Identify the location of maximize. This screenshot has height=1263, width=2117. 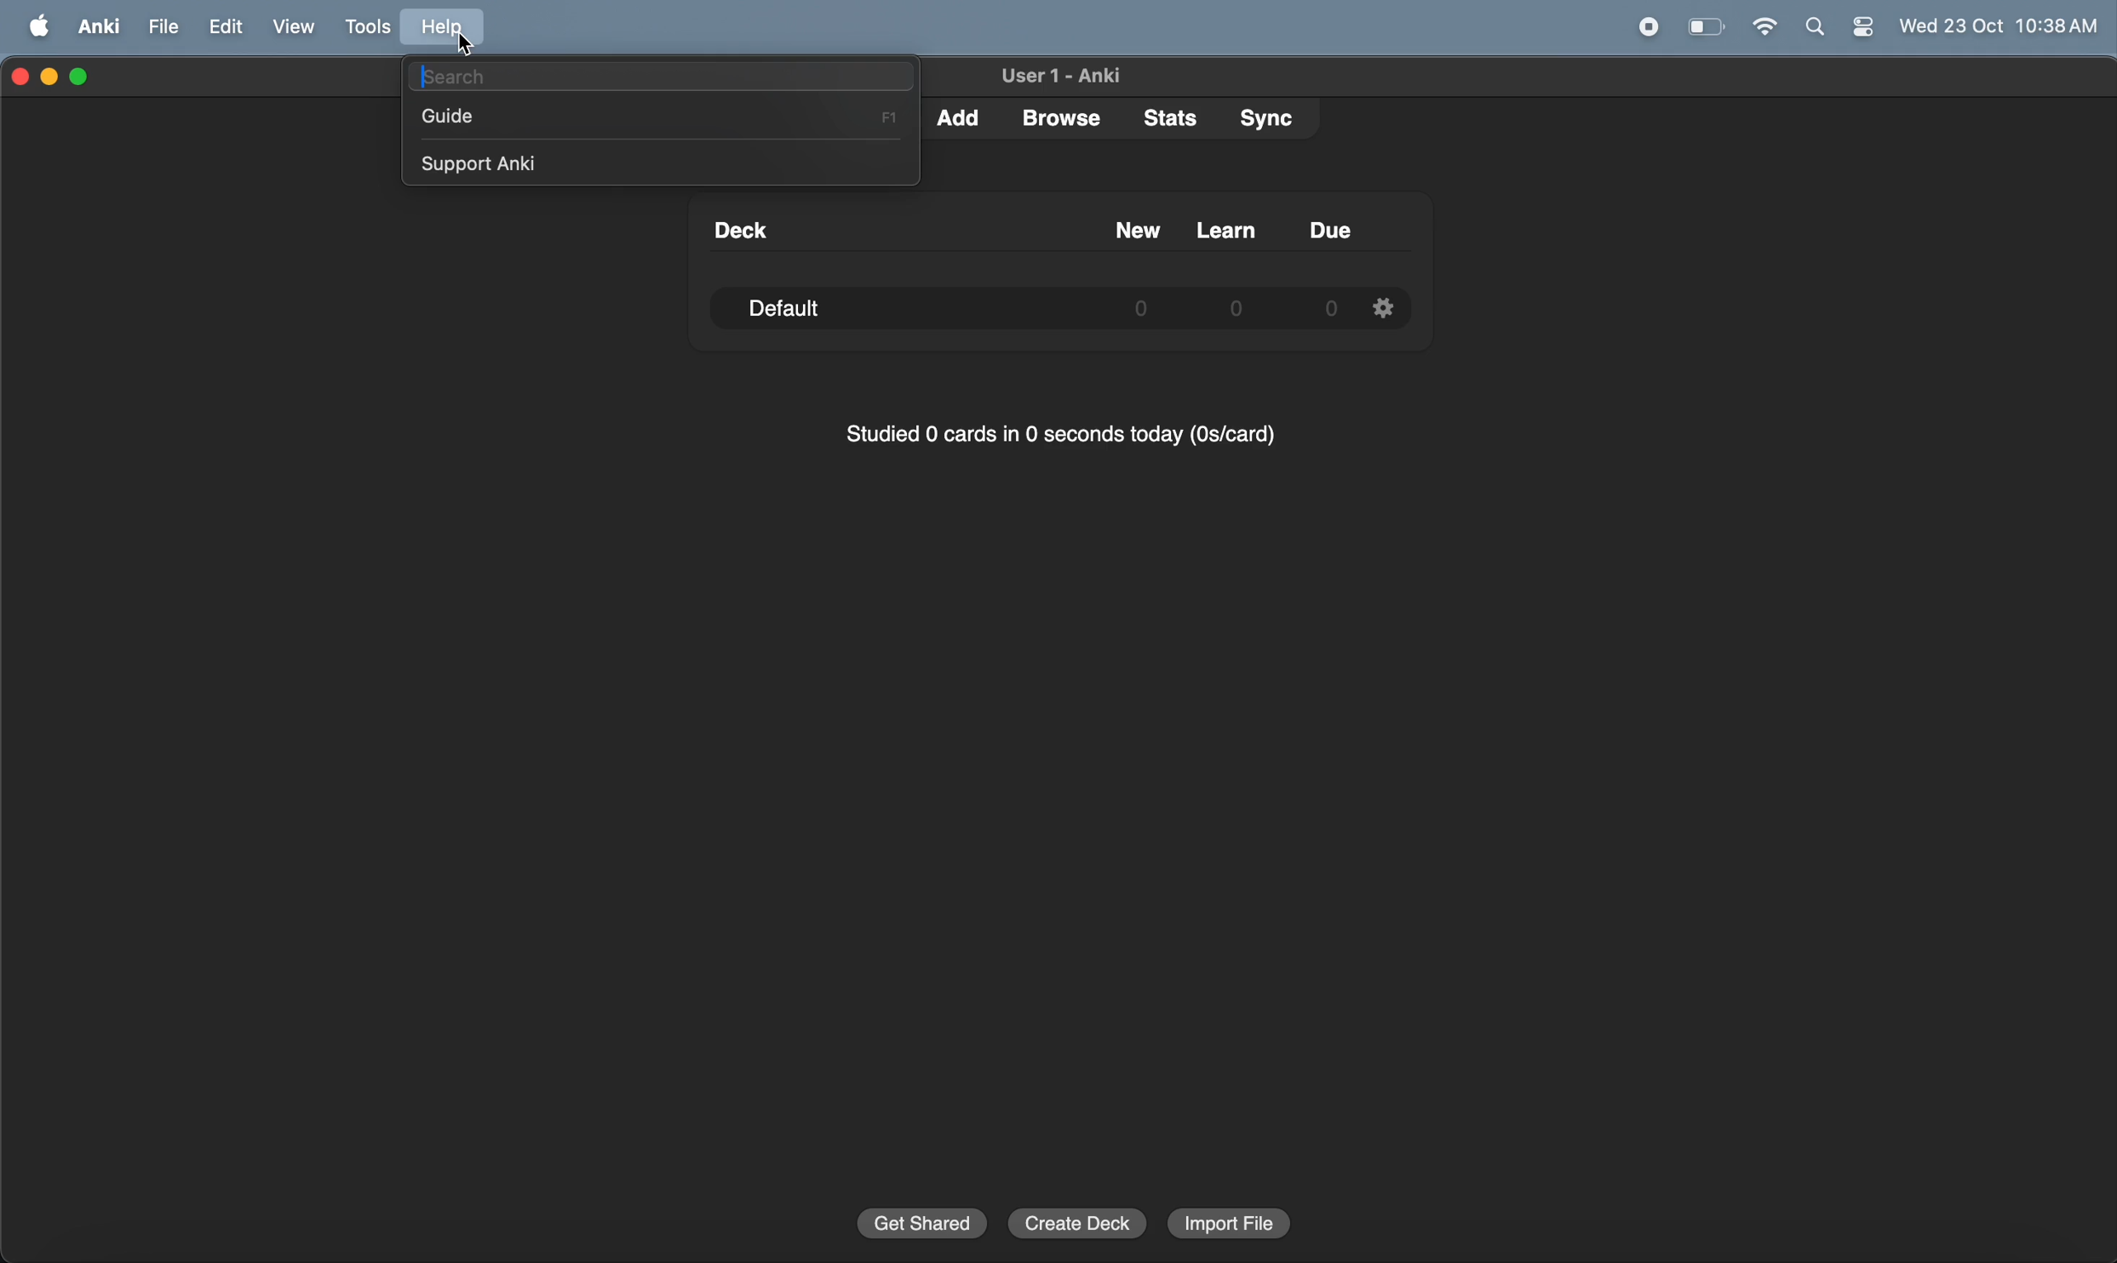
(82, 77).